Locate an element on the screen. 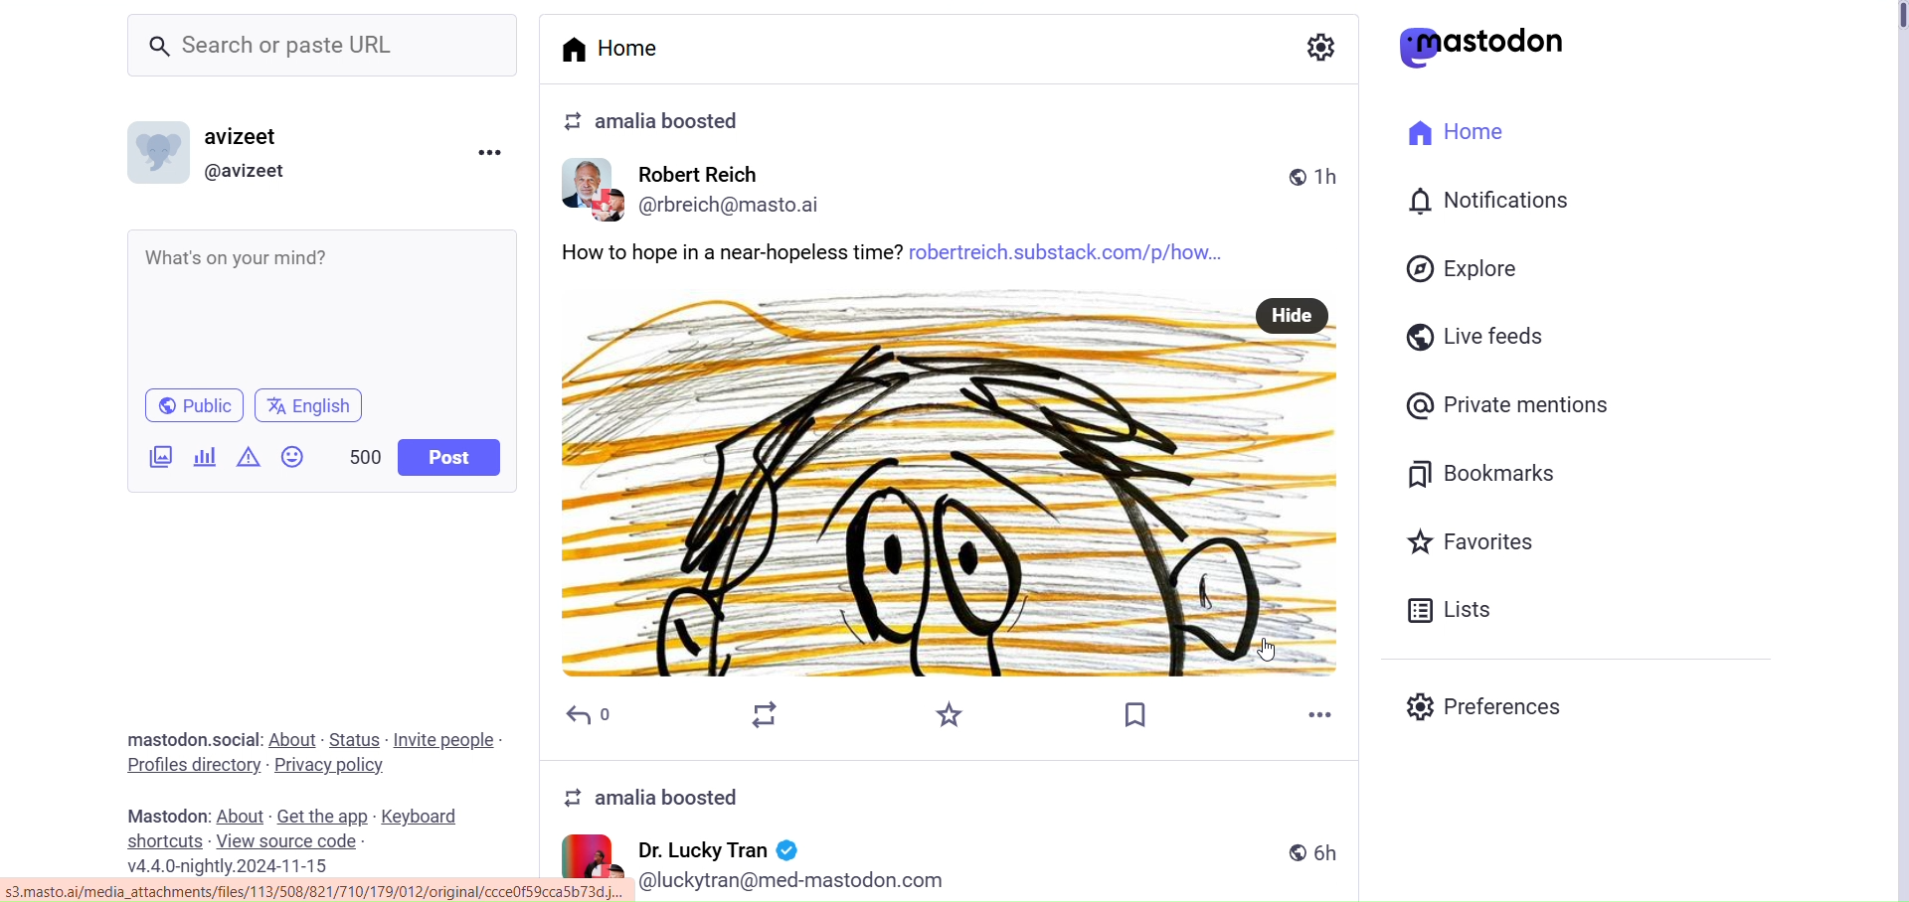  Logo is located at coordinates (1485, 47).